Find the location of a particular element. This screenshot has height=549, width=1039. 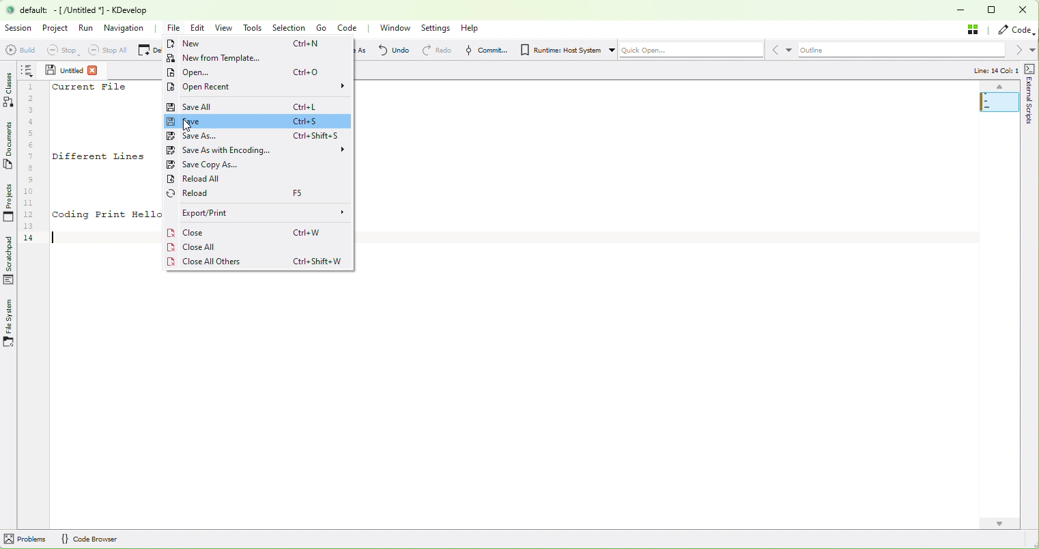

logo is located at coordinates (10, 10).